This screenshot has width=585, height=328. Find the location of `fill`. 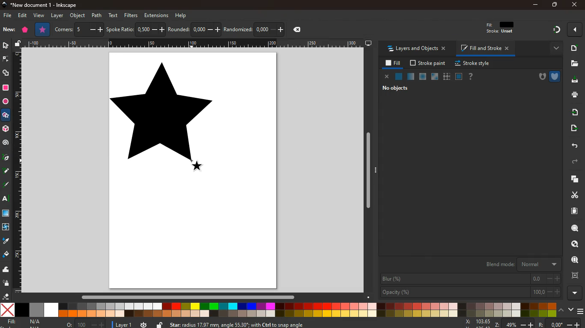

fill is located at coordinates (24, 322).